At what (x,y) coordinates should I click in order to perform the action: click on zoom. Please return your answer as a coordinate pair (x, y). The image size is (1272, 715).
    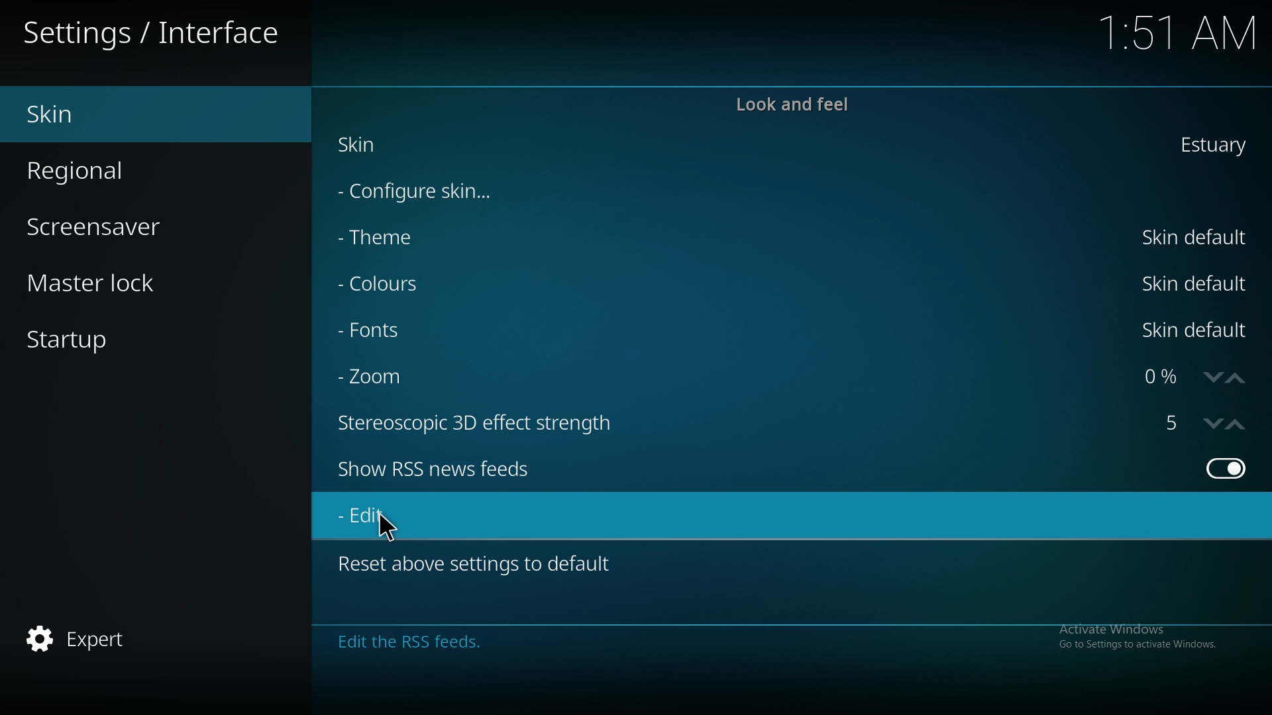
    Looking at the image, I should click on (384, 375).